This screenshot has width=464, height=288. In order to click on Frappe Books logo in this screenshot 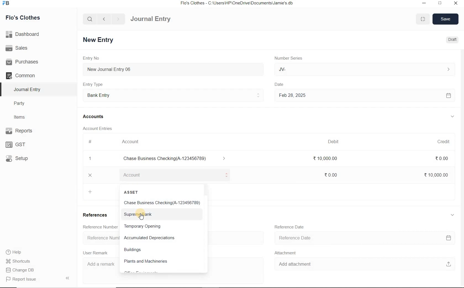, I will do `click(7, 4)`.